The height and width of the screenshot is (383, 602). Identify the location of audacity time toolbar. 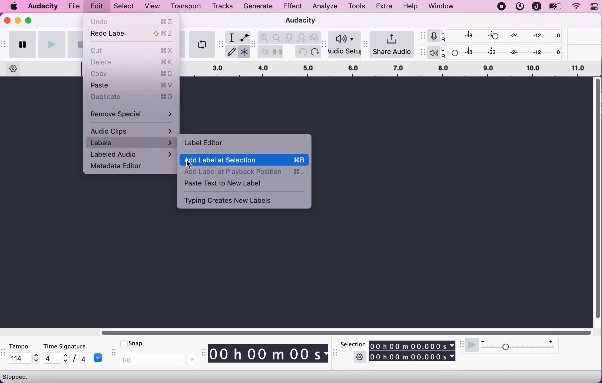
(202, 353).